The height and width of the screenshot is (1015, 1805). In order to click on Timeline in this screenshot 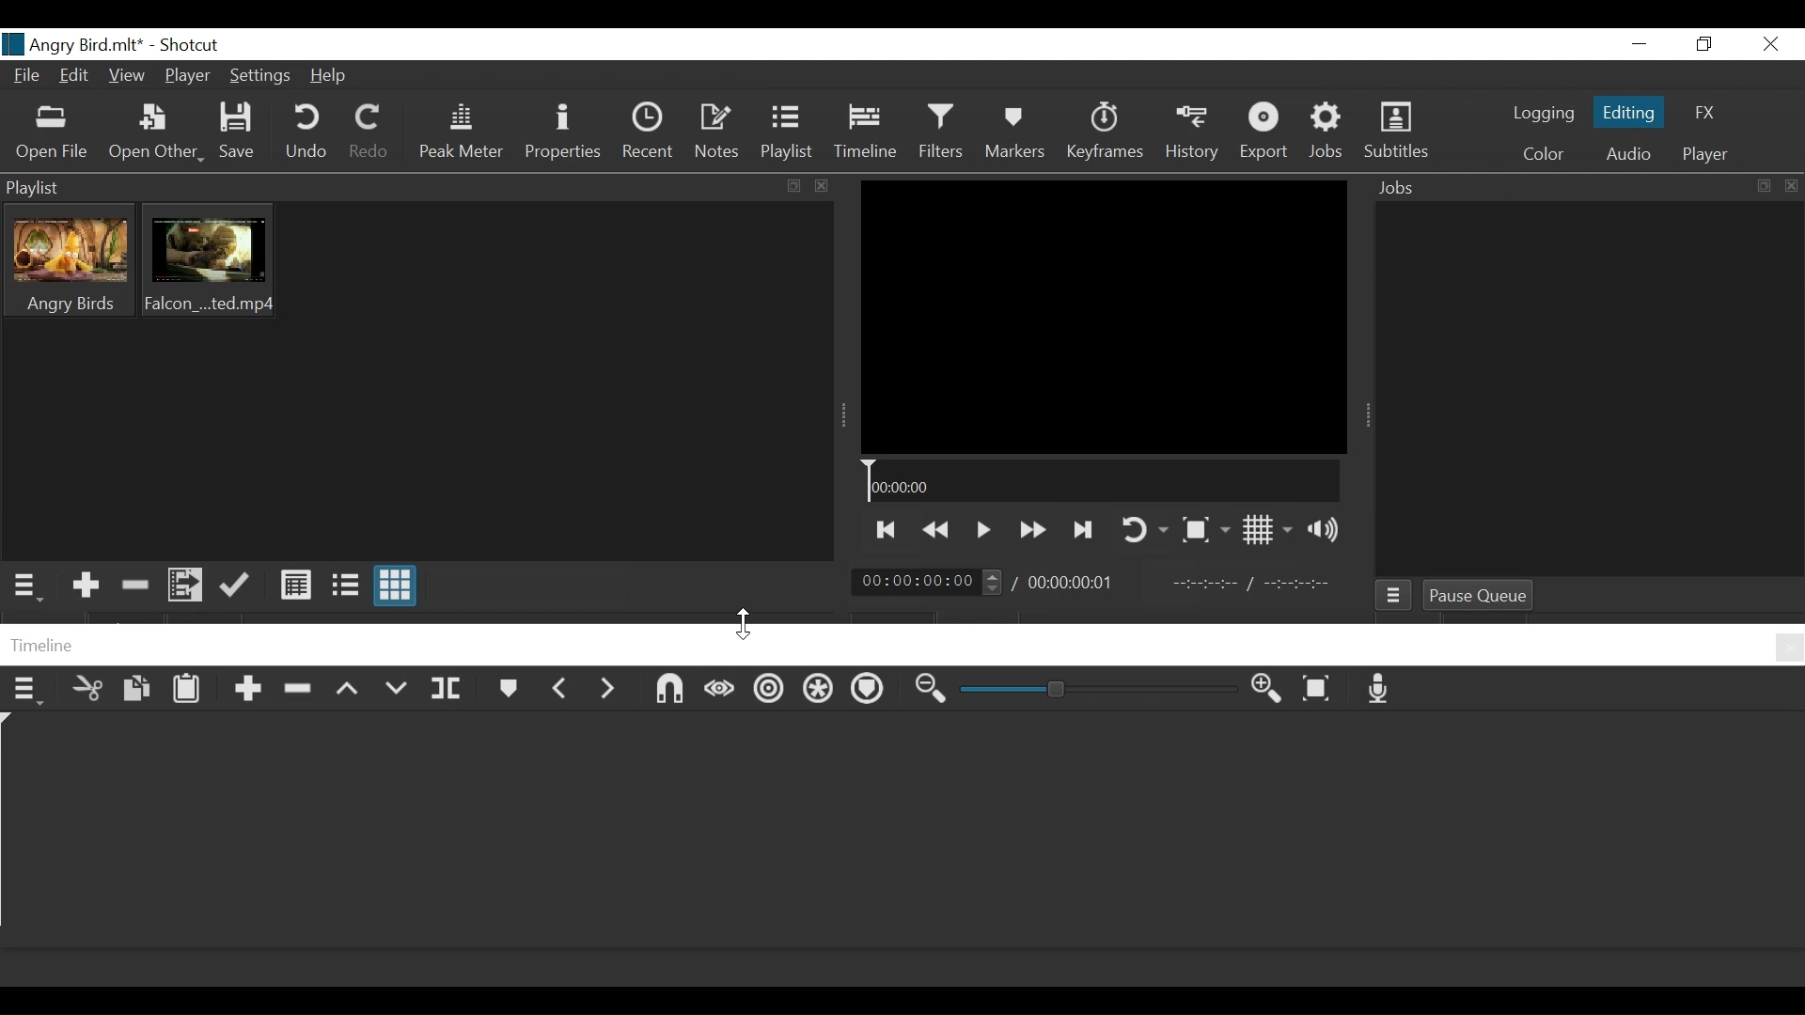, I will do `click(1101, 482)`.